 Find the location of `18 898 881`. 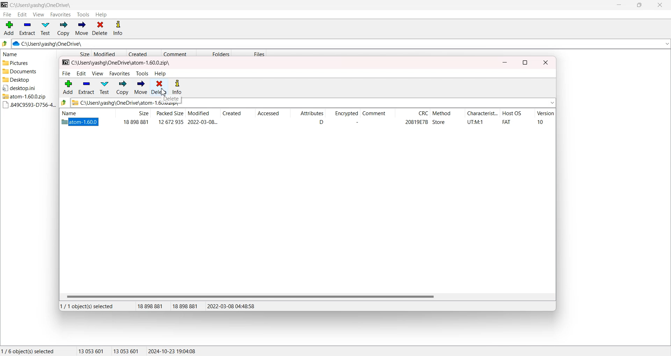

18 898 881 is located at coordinates (153, 306).